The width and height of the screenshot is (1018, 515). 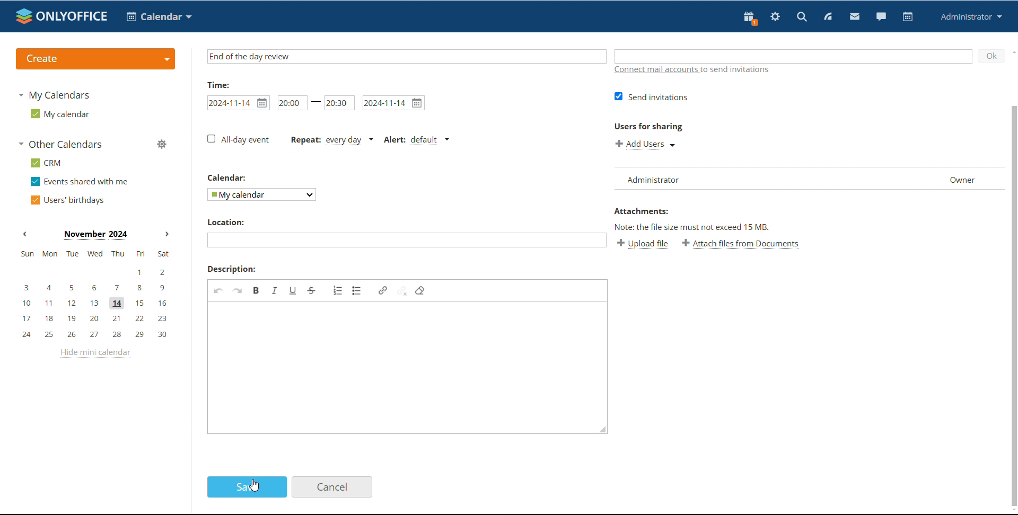 I want to click on Add users, so click(x=645, y=144).